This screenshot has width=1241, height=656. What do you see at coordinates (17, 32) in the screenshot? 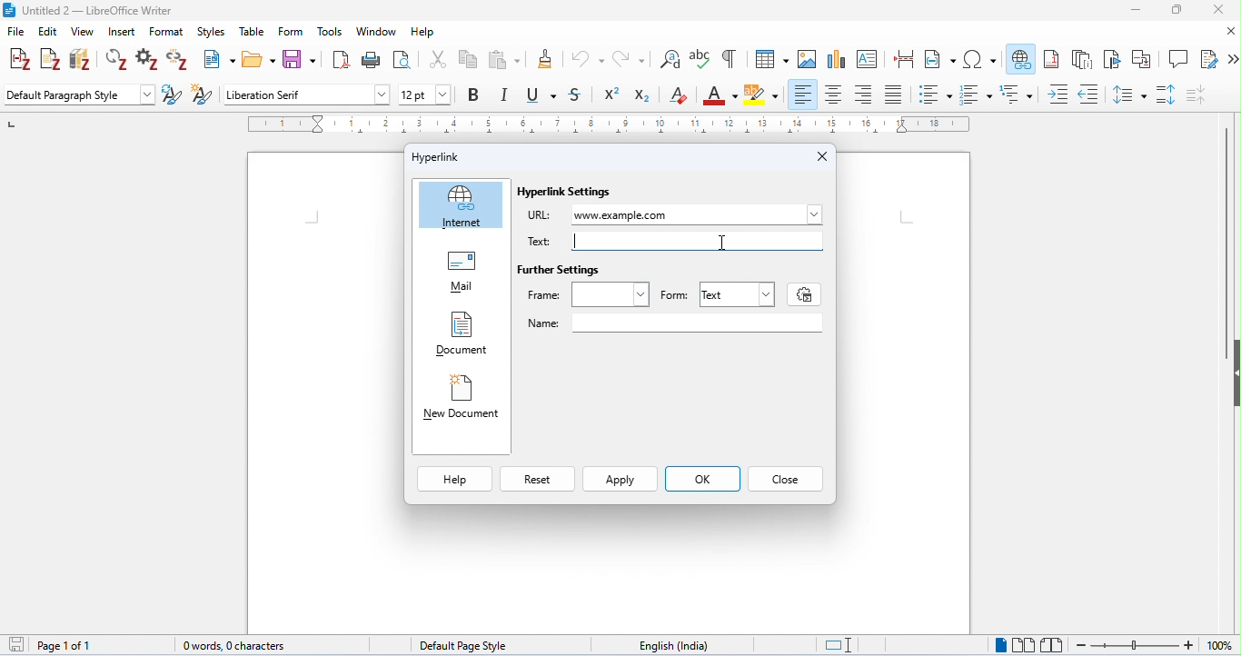
I see `file` at bounding box center [17, 32].